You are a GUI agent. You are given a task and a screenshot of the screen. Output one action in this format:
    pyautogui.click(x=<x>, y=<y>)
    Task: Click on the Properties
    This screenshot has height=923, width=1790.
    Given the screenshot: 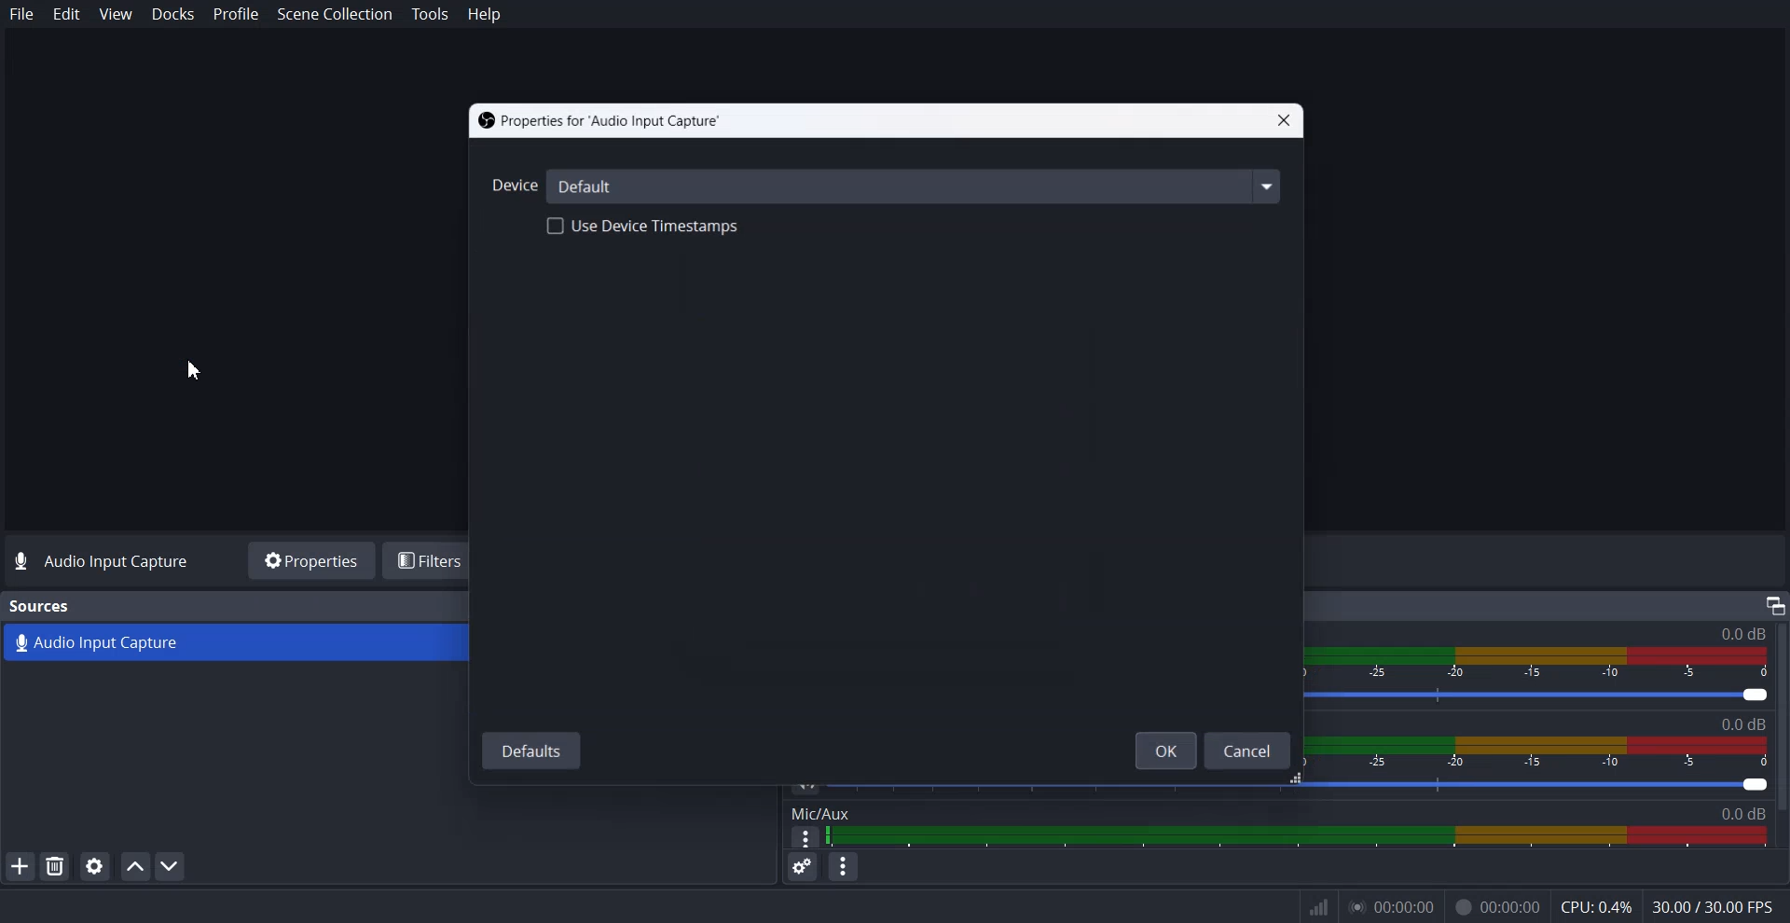 What is the action you would take?
    pyautogui.click(x=310, y=560)
    